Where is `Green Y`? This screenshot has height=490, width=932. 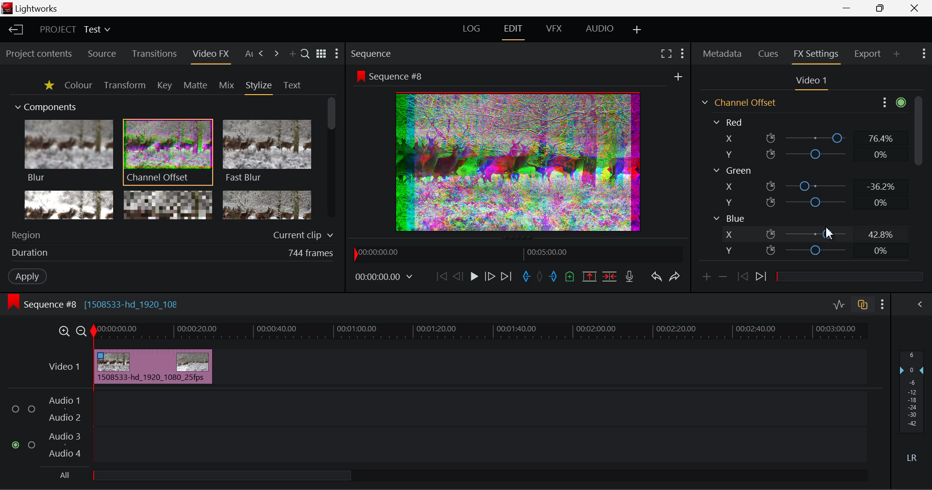 Green Y is located at coordinates (806, 202).